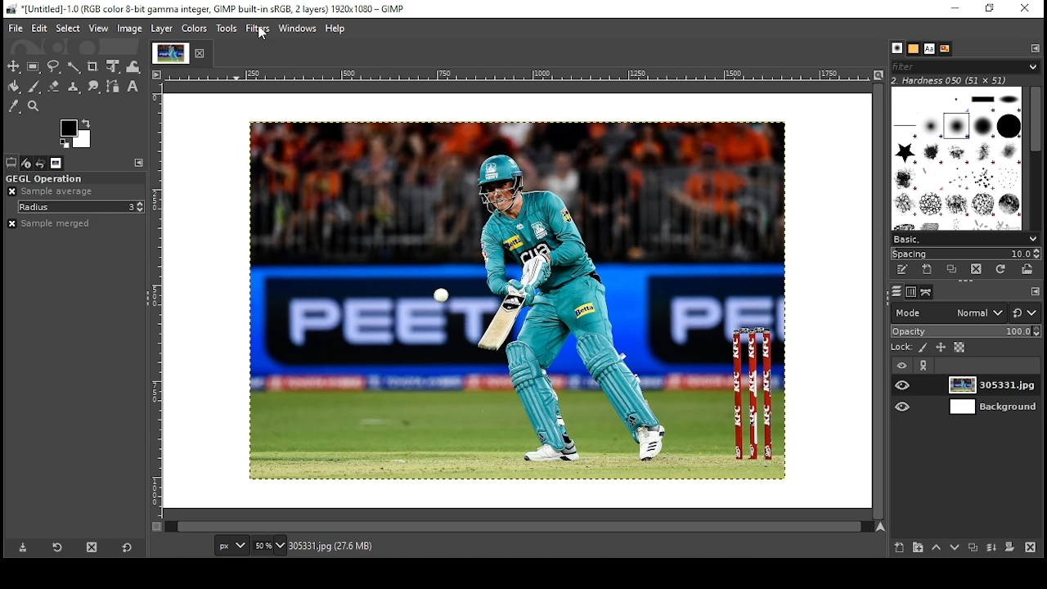 The image size is (1047, 589). Describe the element at coordinates (82, 207) in the screenshot. I see `radius` at that location.